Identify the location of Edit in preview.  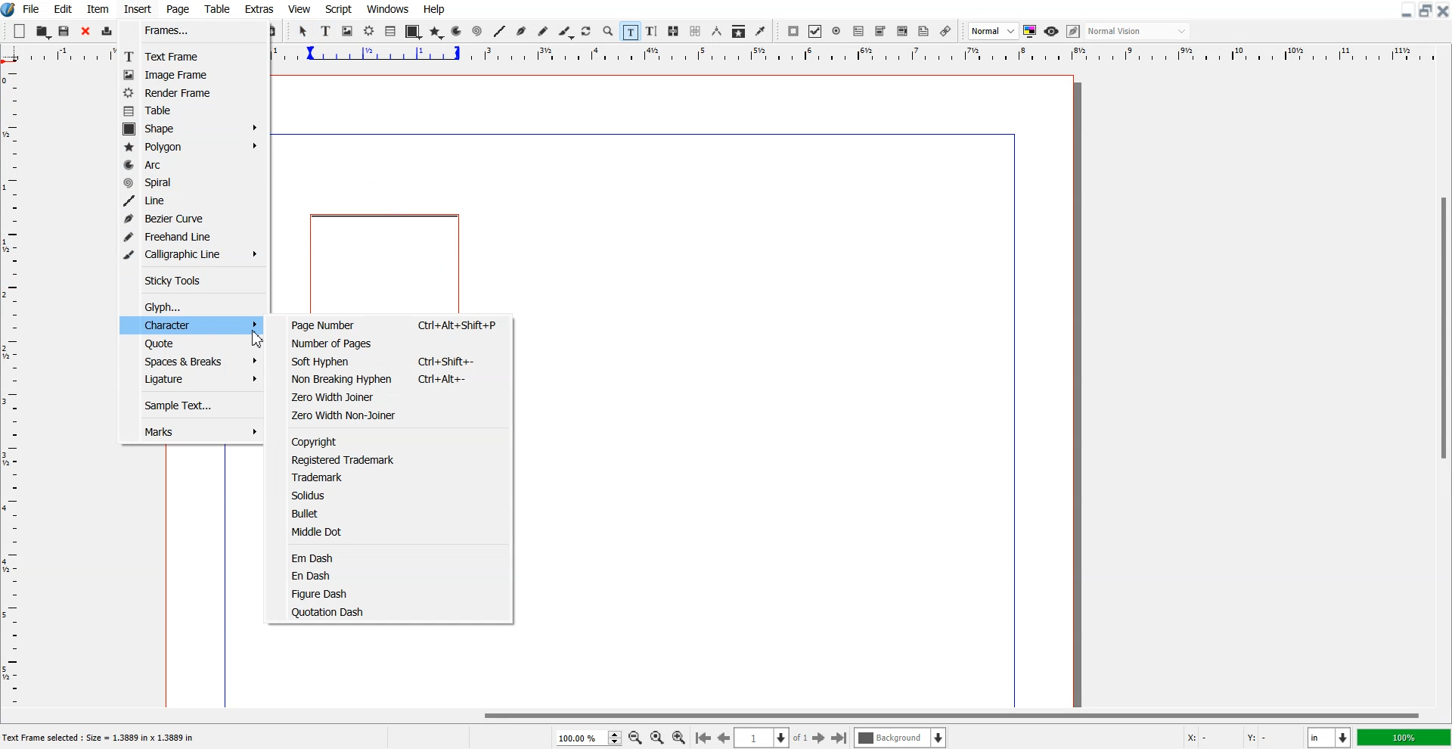
(1075, 32).